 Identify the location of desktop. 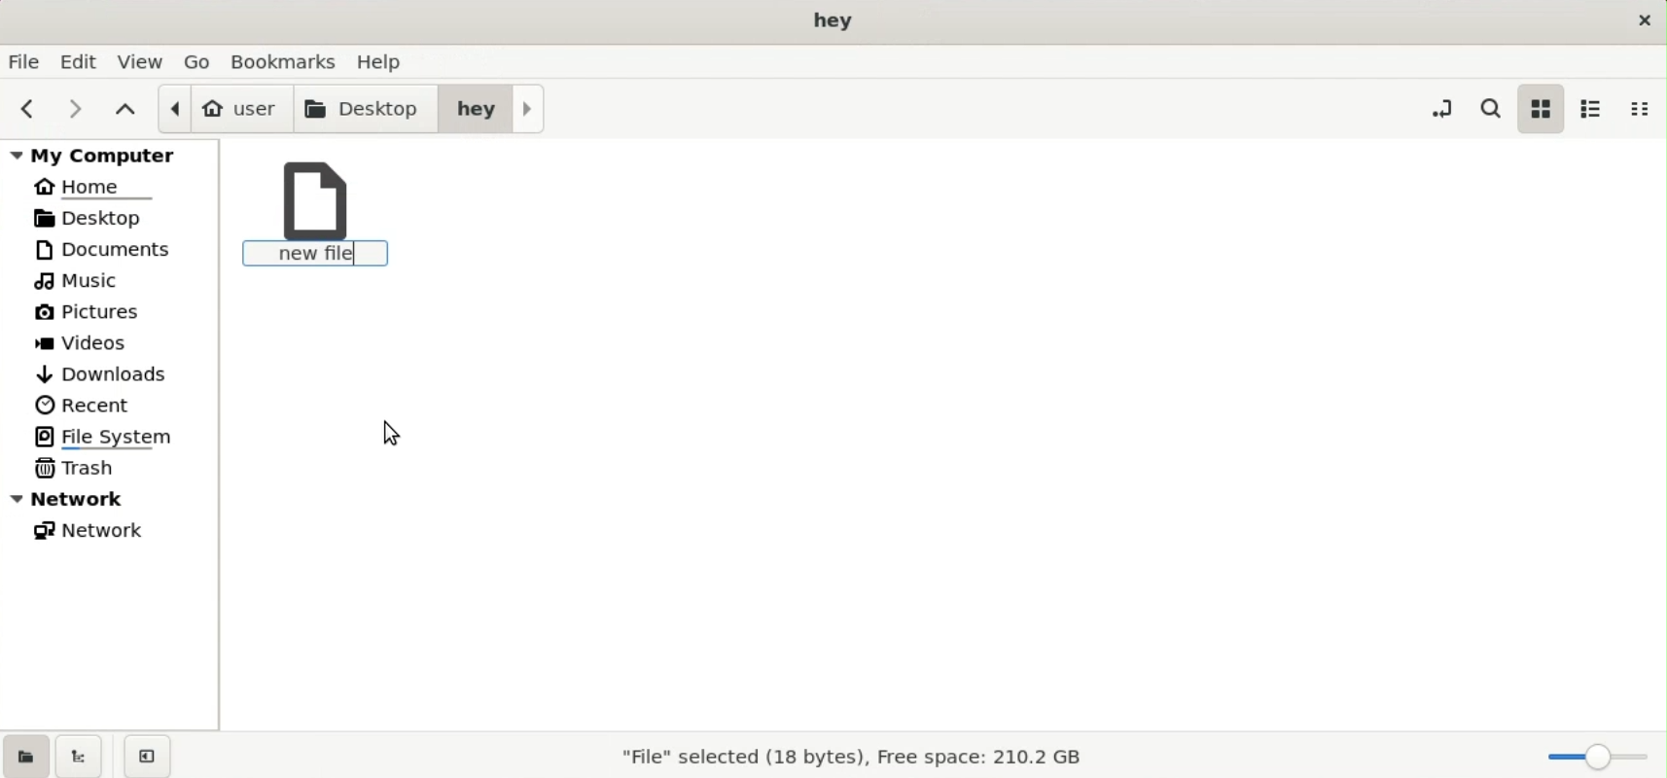
(104, 217).